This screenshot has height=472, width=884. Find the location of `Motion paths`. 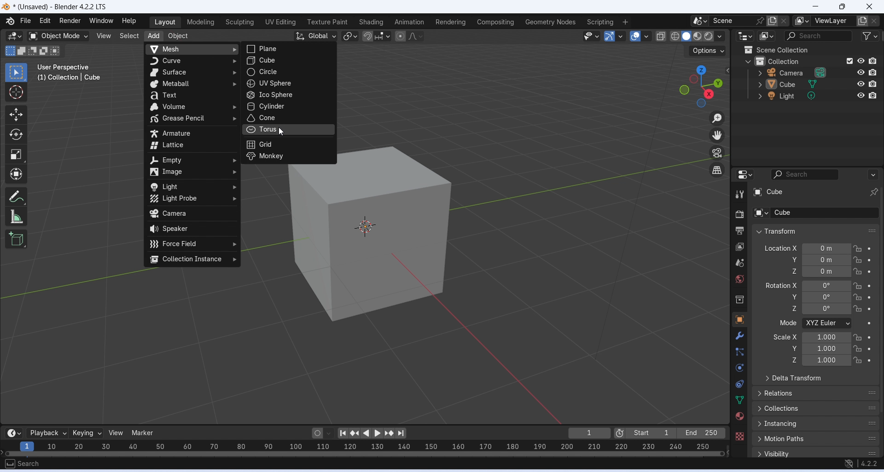

Motion paths is located at coordinates (816, 440).